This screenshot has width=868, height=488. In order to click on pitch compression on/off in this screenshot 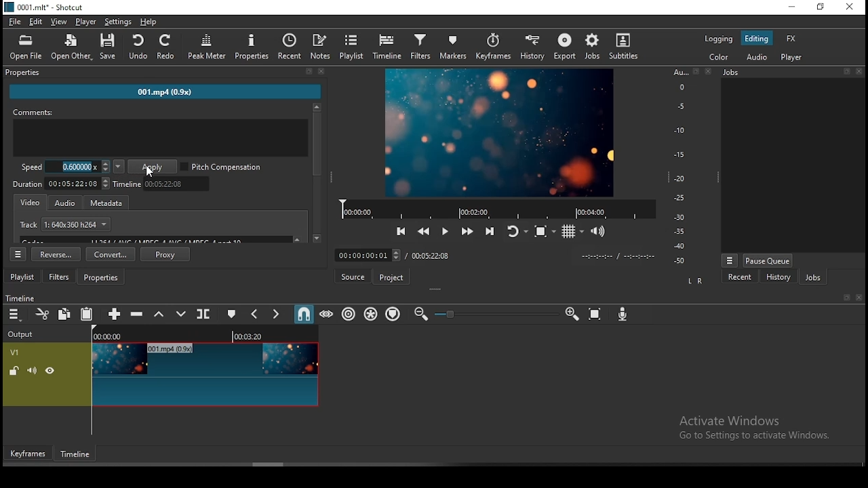, I will do `click(222, 167)`.